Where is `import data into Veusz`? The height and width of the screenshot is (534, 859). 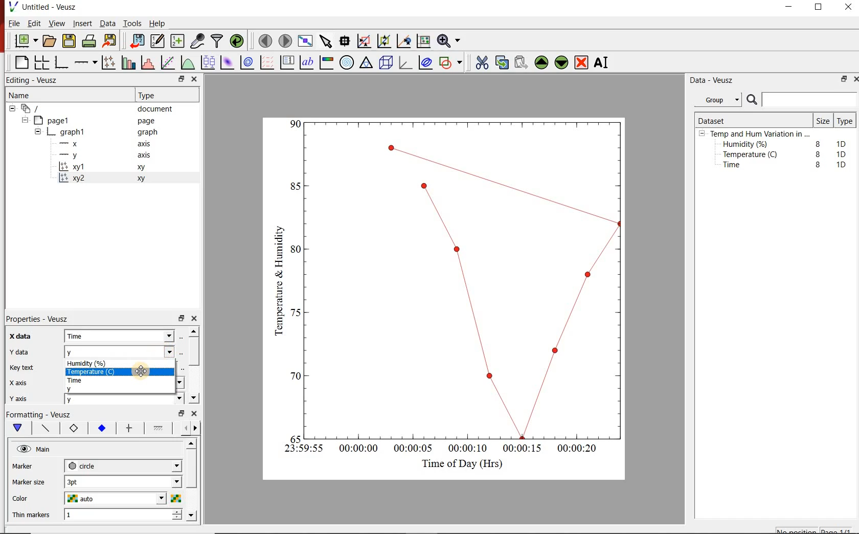 import data into Veusz is located at coordinates (137, 40).